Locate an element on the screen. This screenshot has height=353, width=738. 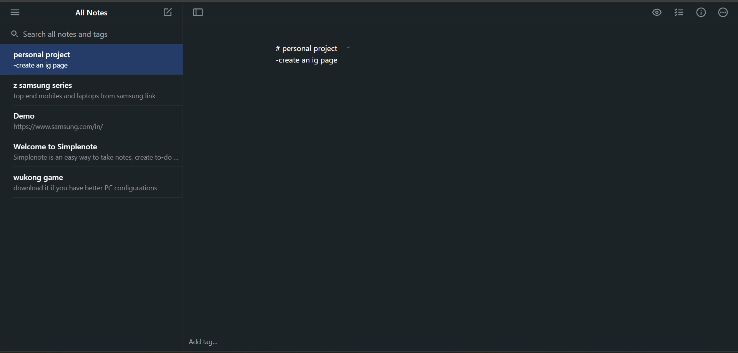
note title and preview is located at coordinates (67, 120).